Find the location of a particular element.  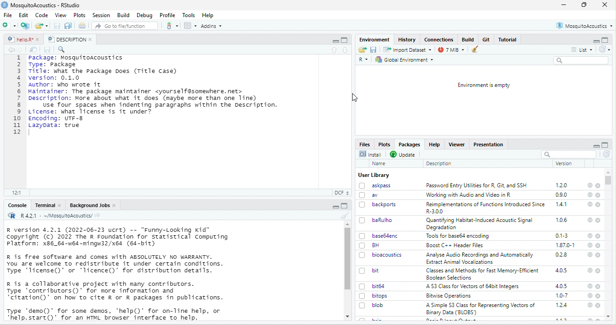

Bitwise Operations is located at coordinates (448, 296).